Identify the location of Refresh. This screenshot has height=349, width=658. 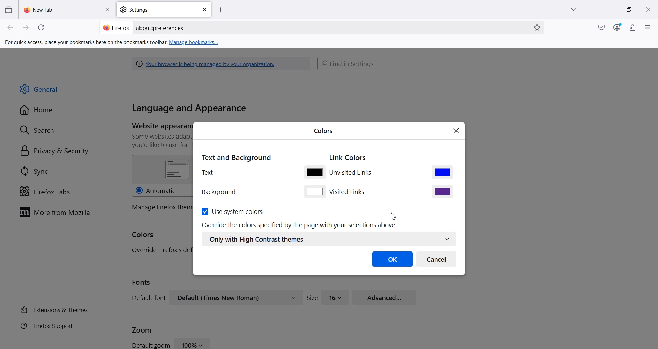
(42, 28).